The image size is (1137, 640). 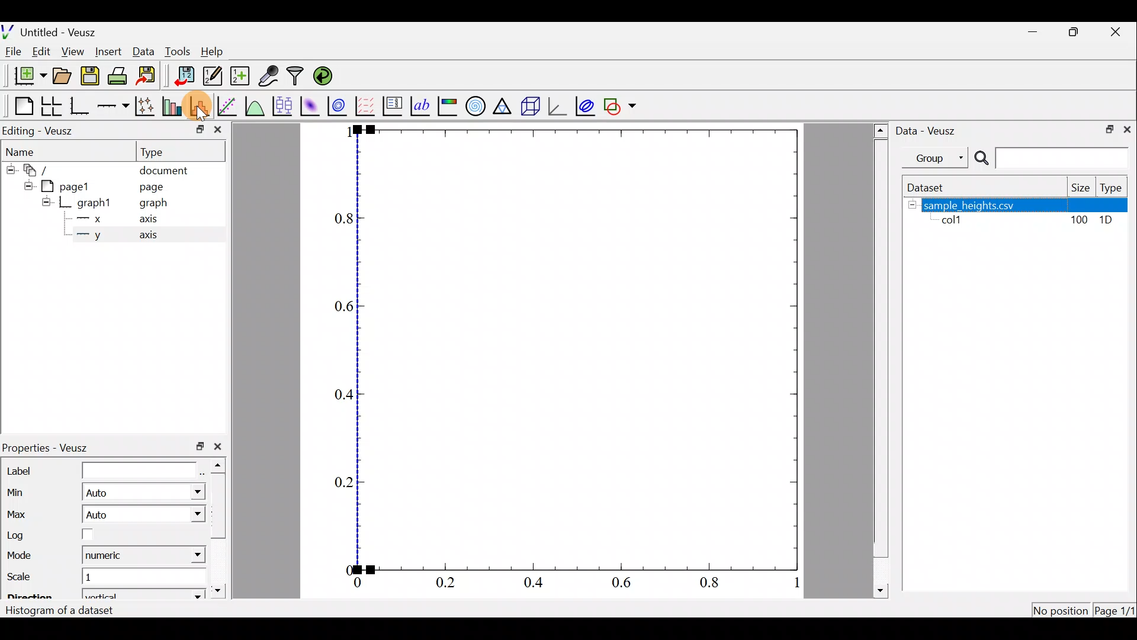 What do you see at coordinates (189, 492) in the screenshot?
I see `Min dropdown` at bounding box center [189, 492].